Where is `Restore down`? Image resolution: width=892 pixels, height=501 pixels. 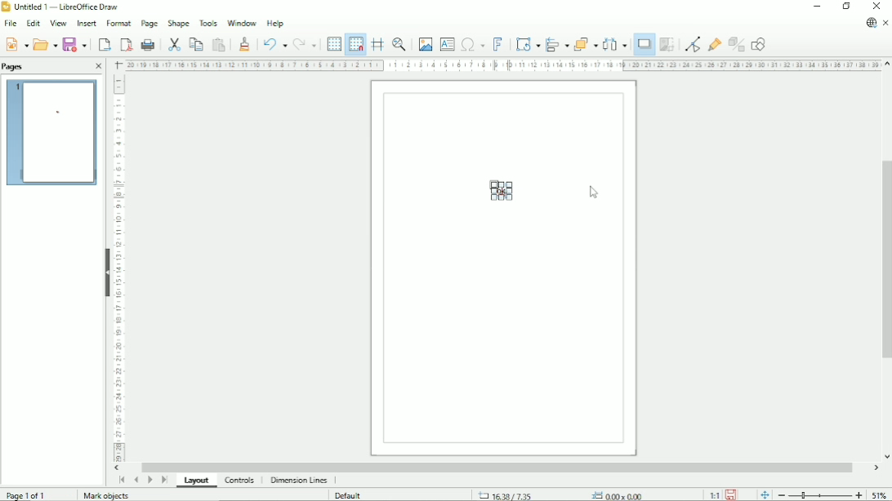 Restore down is located at coordinates (846, 6).